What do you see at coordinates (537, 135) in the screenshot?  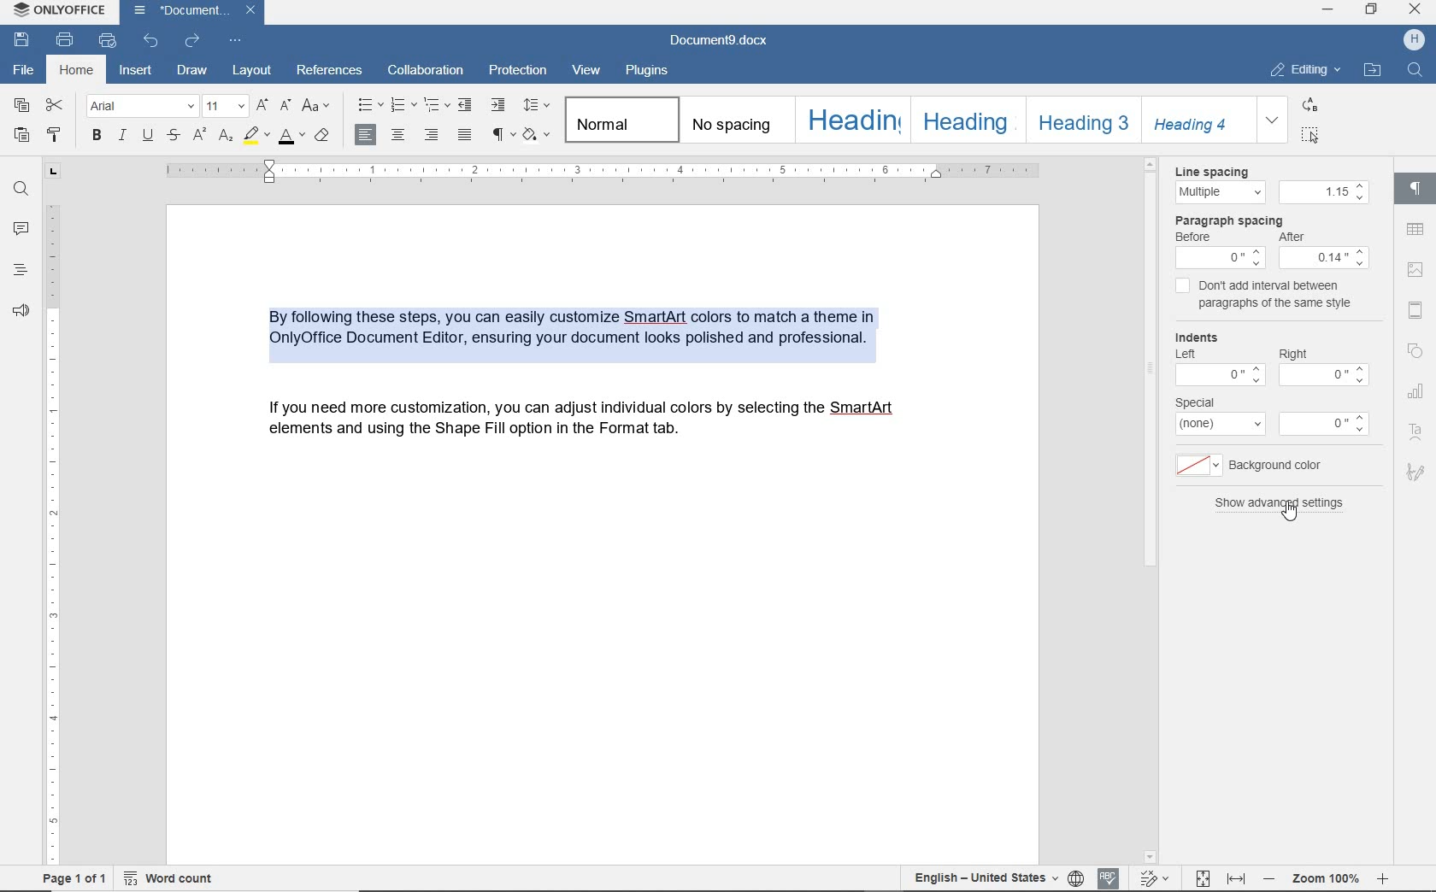 I see `shading` at bounding box center [537, 135].